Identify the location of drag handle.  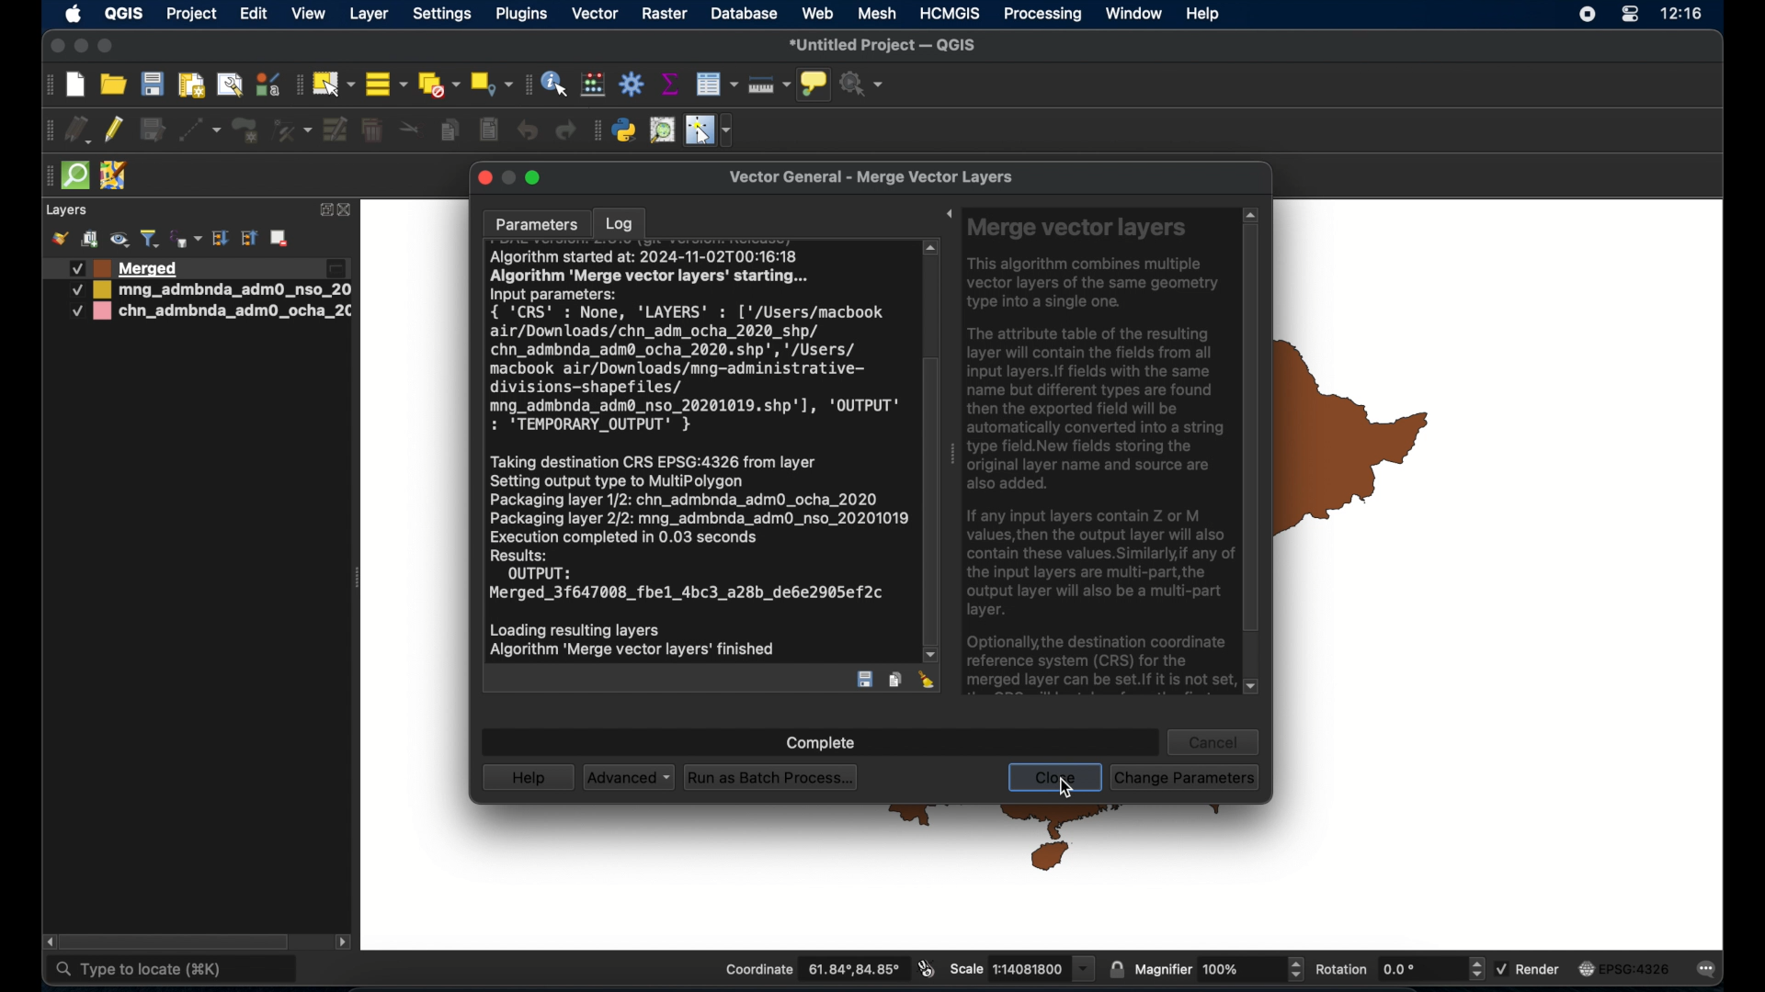
(951, 457).